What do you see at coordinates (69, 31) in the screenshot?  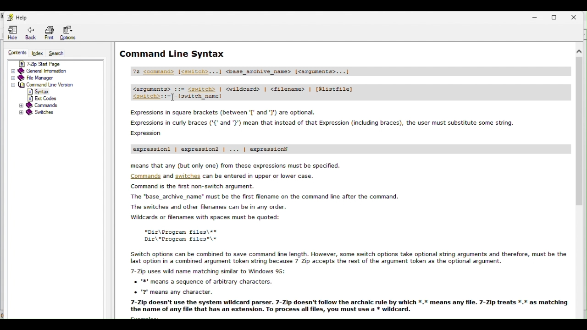 I see `options ` at bounding box center [69, 31].